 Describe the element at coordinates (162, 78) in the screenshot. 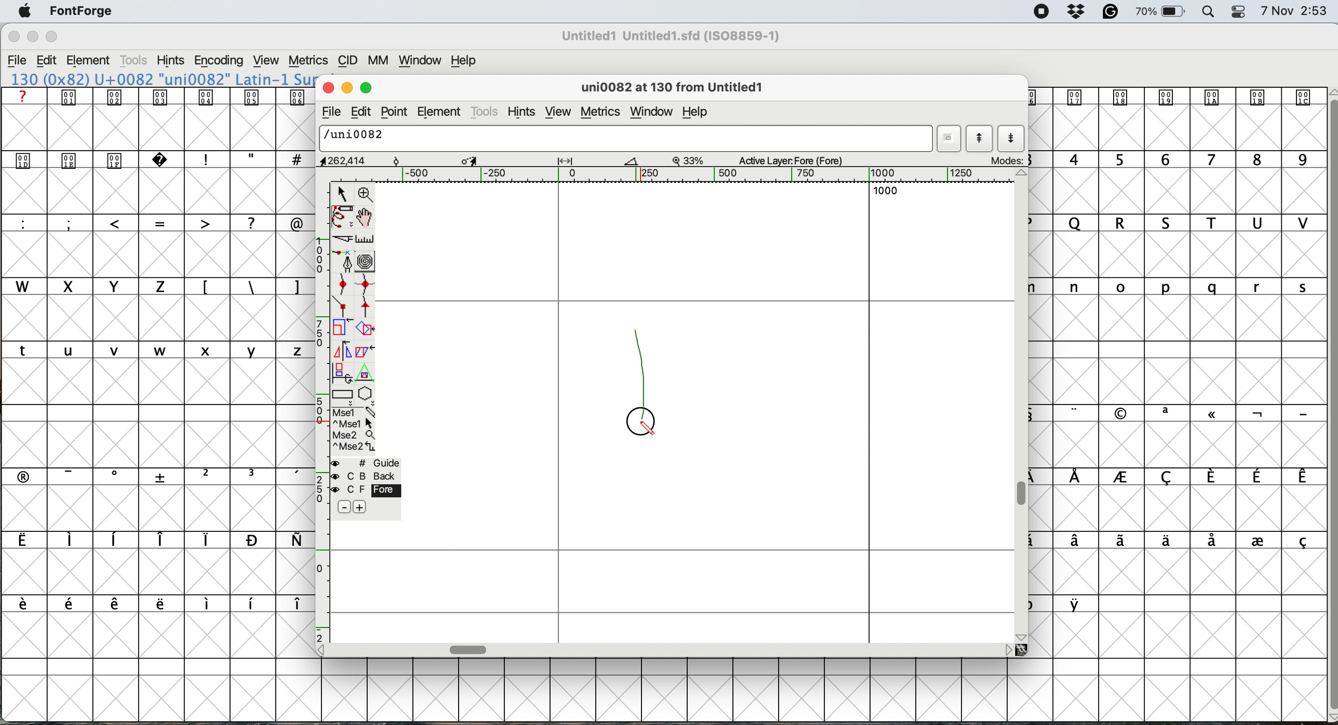

I see `130 (0x82) U+0082 "uni0082" Latin-1 Su` at that location.